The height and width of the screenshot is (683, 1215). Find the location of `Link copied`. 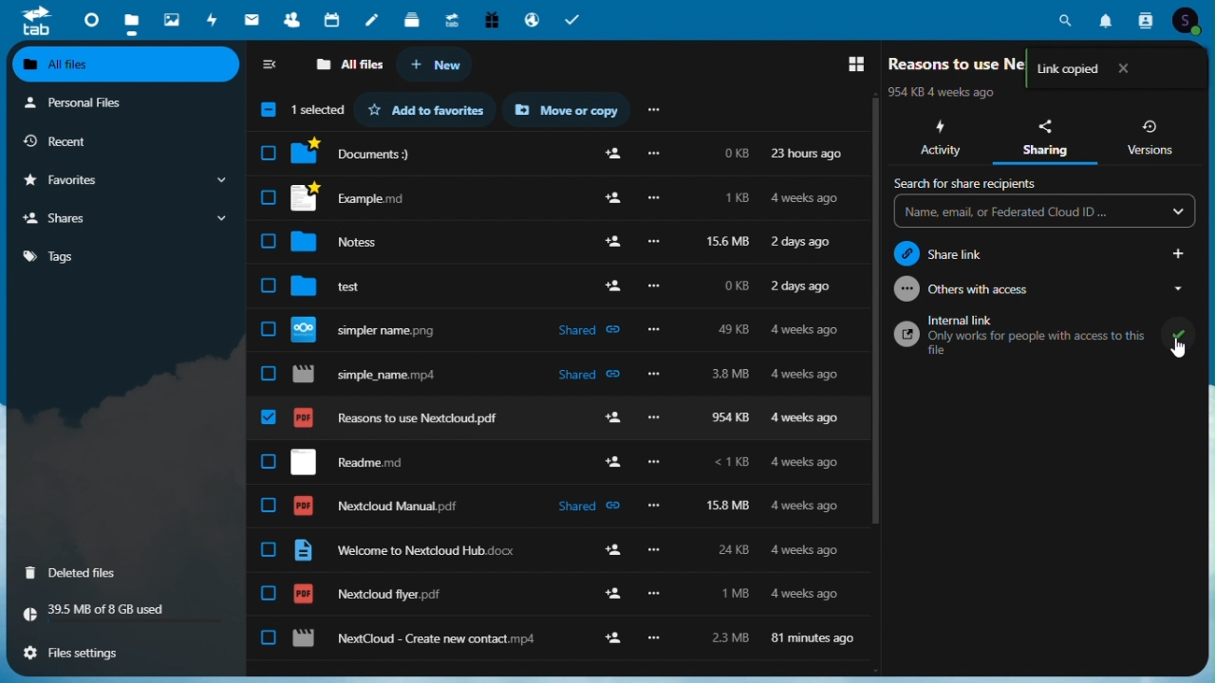

Link copied is located at coordinates (1065, 68).